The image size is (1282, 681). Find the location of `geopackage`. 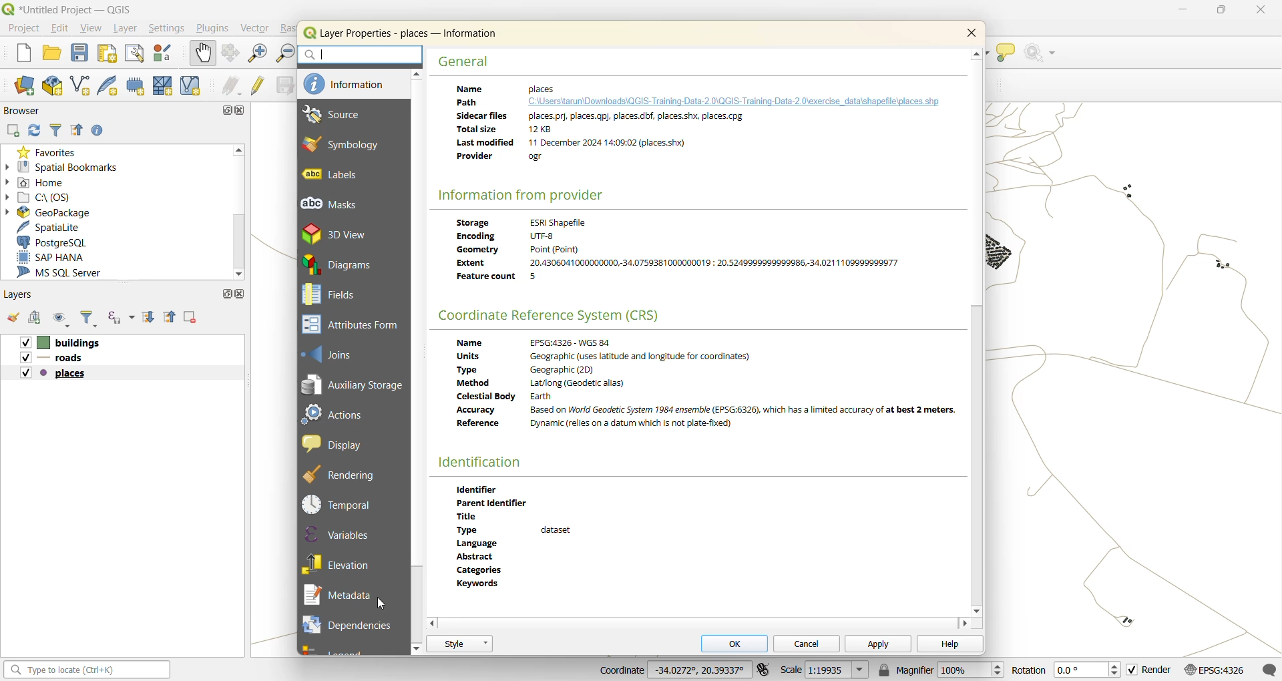

geopackage is located at coordinates (56, 212).